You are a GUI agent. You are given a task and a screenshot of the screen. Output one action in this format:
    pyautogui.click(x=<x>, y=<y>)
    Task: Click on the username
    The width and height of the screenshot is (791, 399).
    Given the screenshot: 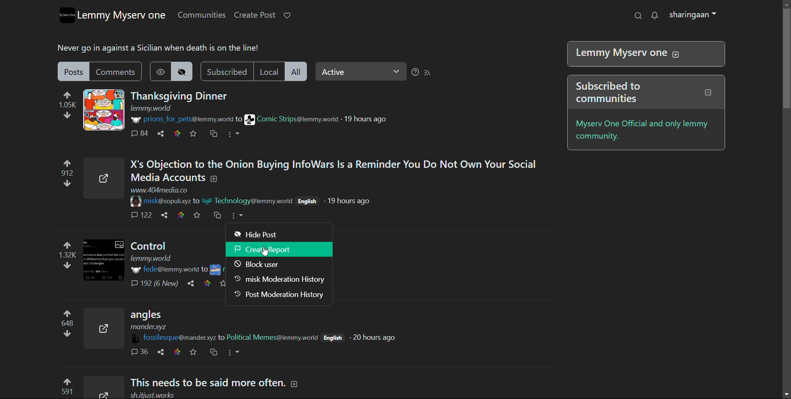 What is the action you would take?
    pyautogui.click(x=183, y=120)
    